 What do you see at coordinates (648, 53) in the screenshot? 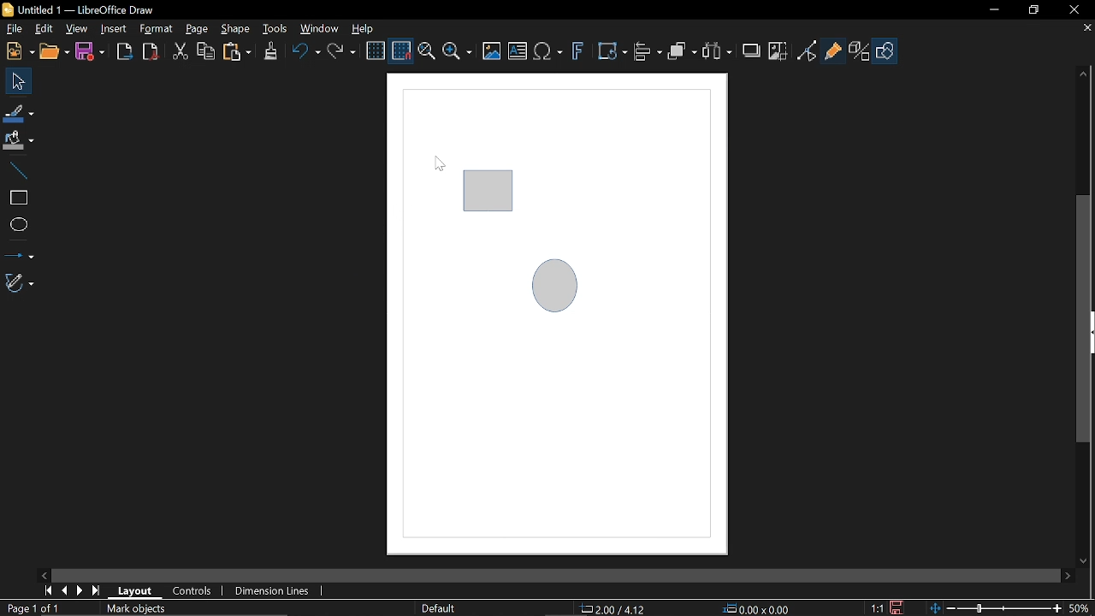
I see `Align` at bounding box center [648, 53].